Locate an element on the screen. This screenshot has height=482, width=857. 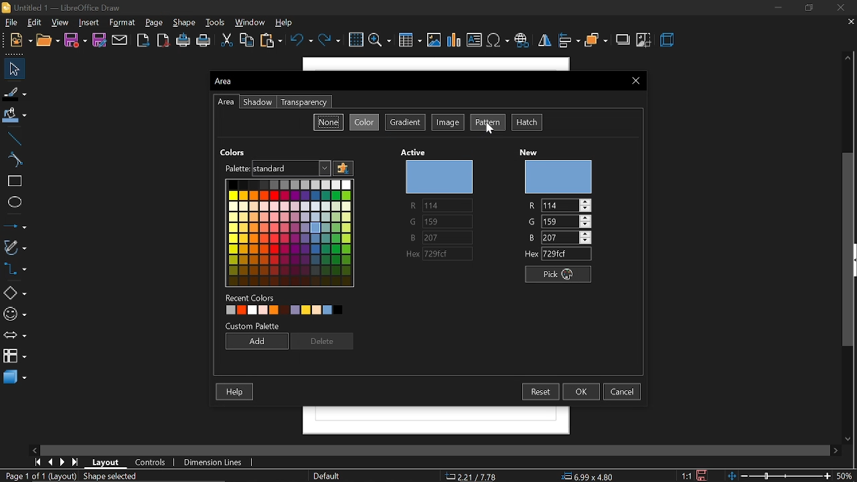
shape is located at coordinates (185, 23).